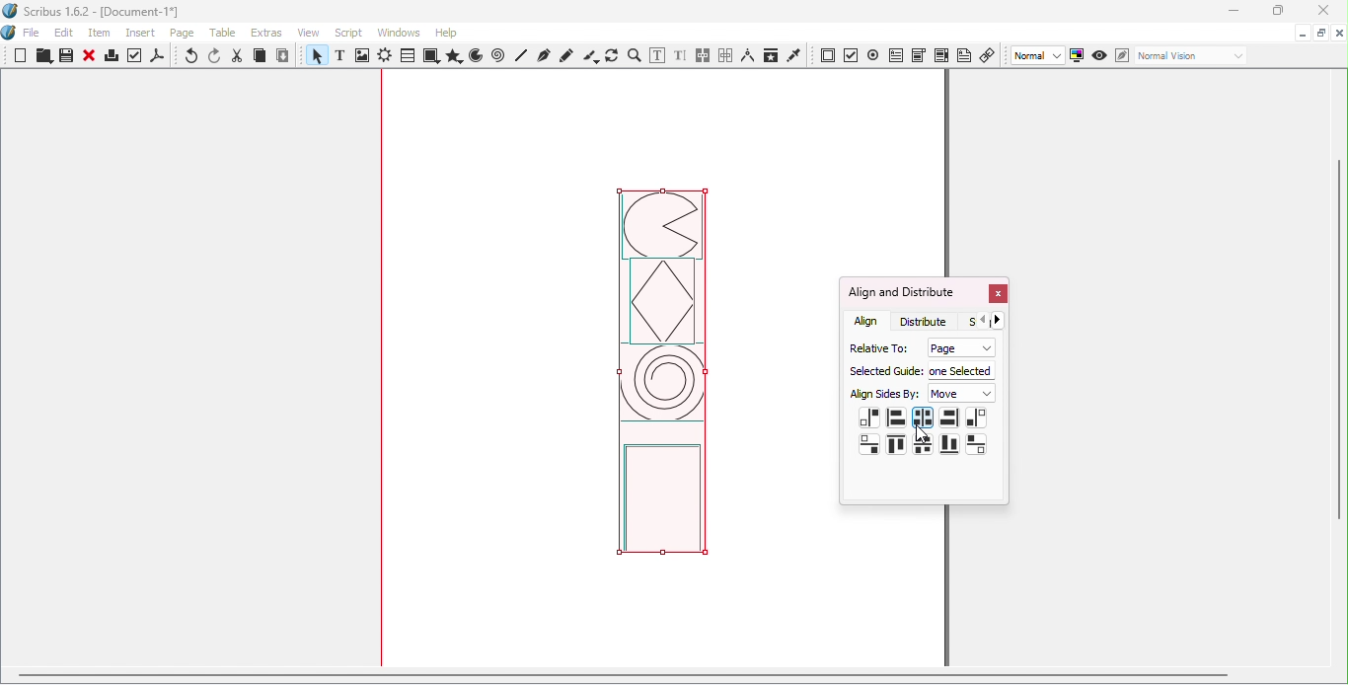 This screenshot has width=1348, height=685. Describe the element at coordinates (1340, 370) in the screenshot. I see `Vertical scroll bar` at that location.